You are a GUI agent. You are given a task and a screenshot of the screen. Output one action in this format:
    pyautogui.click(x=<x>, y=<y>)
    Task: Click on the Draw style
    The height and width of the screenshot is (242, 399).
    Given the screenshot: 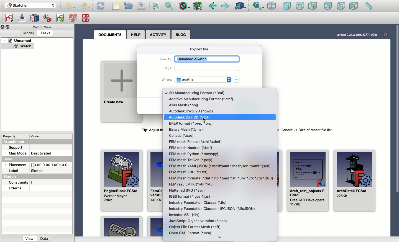 What is the action you would take?
    pyautogui.click(x=185, y=6)
    